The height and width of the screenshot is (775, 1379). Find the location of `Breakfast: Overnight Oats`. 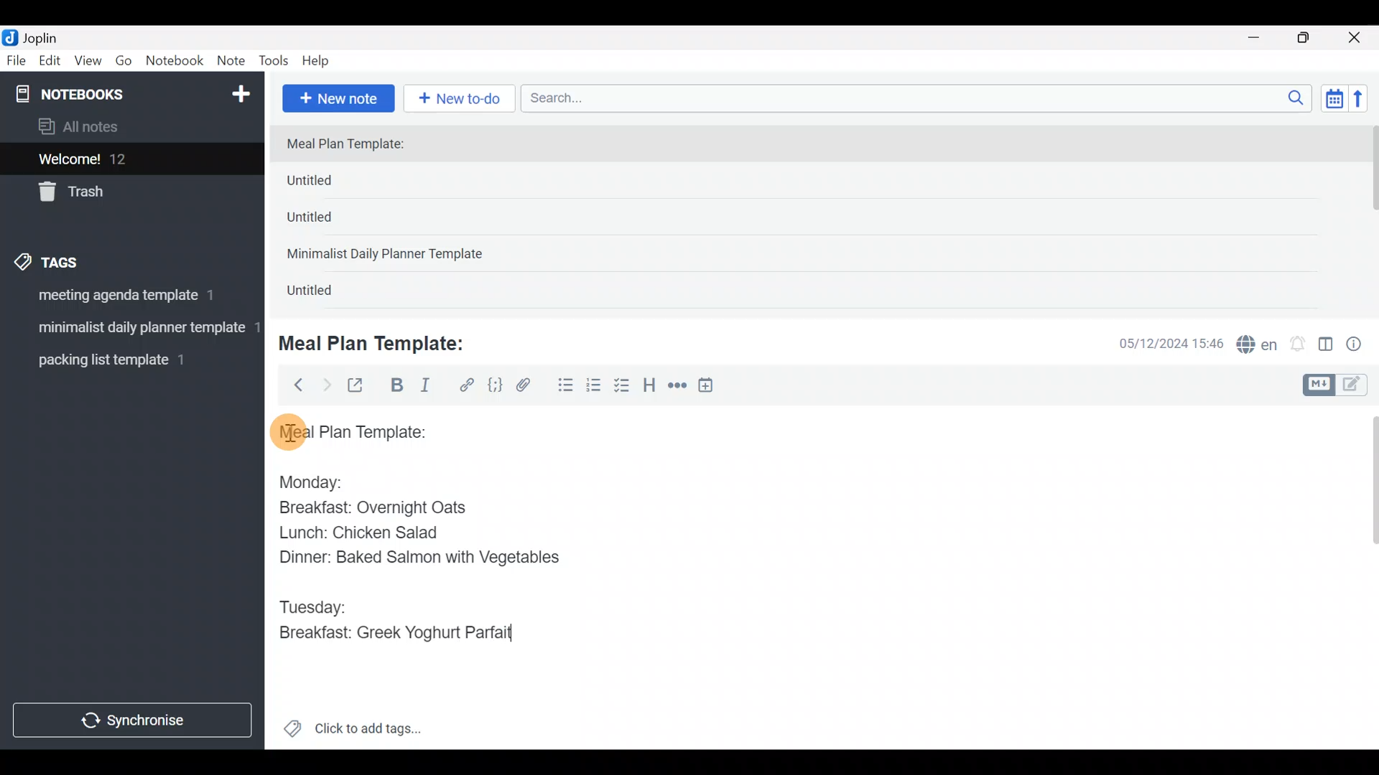

Breakfast: Overnight Oats is located at coordinates (370, 509).